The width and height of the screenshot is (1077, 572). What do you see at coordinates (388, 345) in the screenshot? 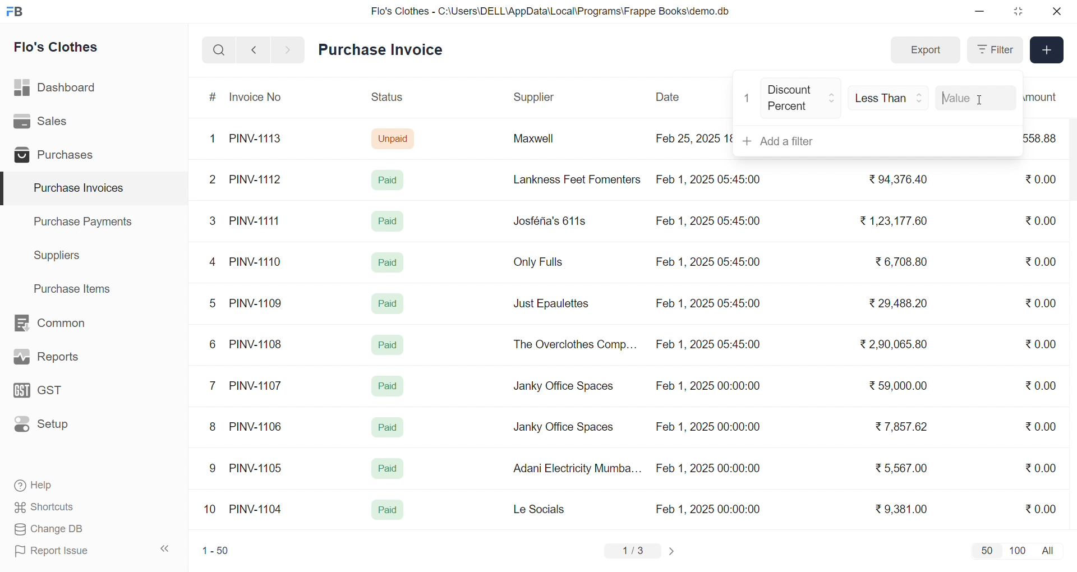
I see `Paid` at bounding box center [388, 345].